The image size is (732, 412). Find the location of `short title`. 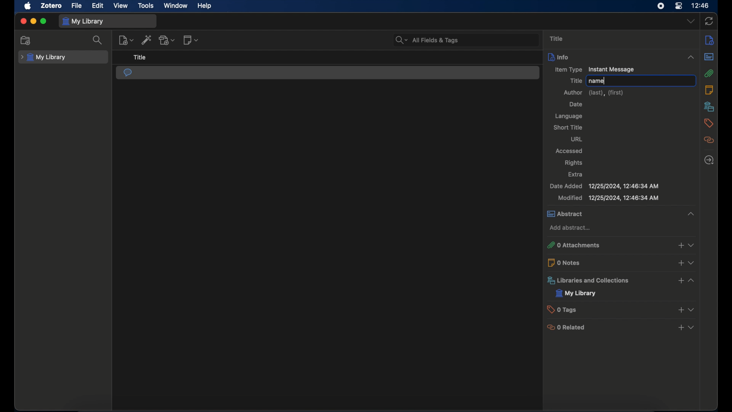

short title is located at coordinates (568, 127).